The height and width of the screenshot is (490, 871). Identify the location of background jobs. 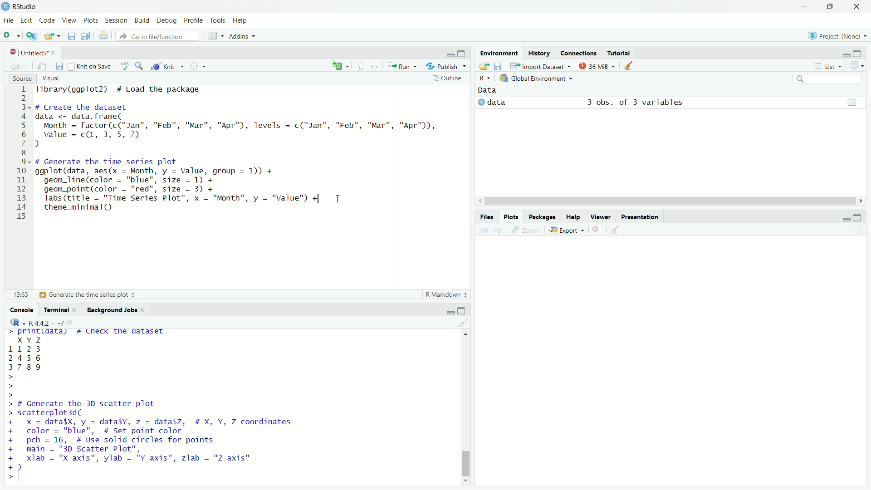
(111, 309).